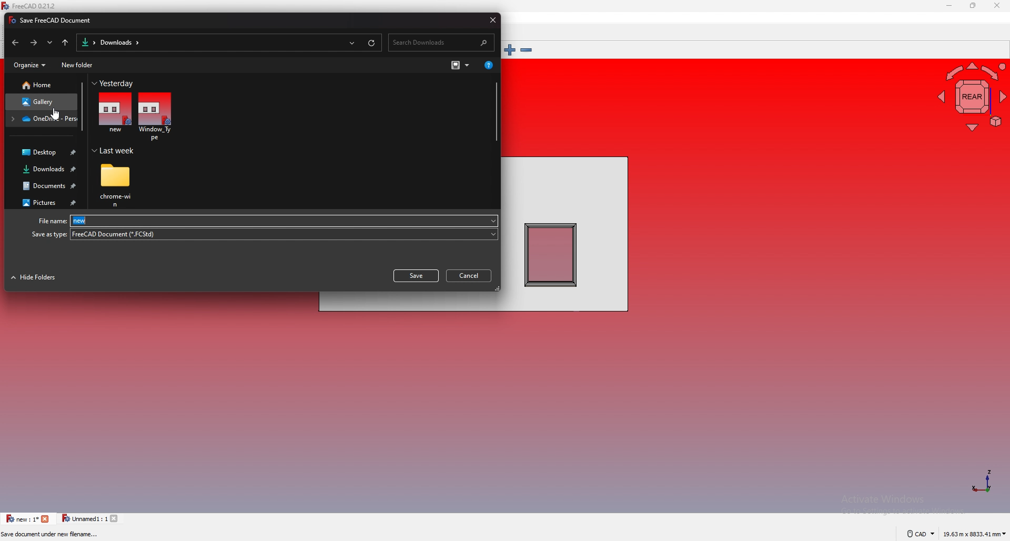  Describe the element at coordinates (113, 116) in the screenshot. I see `file` at that location.